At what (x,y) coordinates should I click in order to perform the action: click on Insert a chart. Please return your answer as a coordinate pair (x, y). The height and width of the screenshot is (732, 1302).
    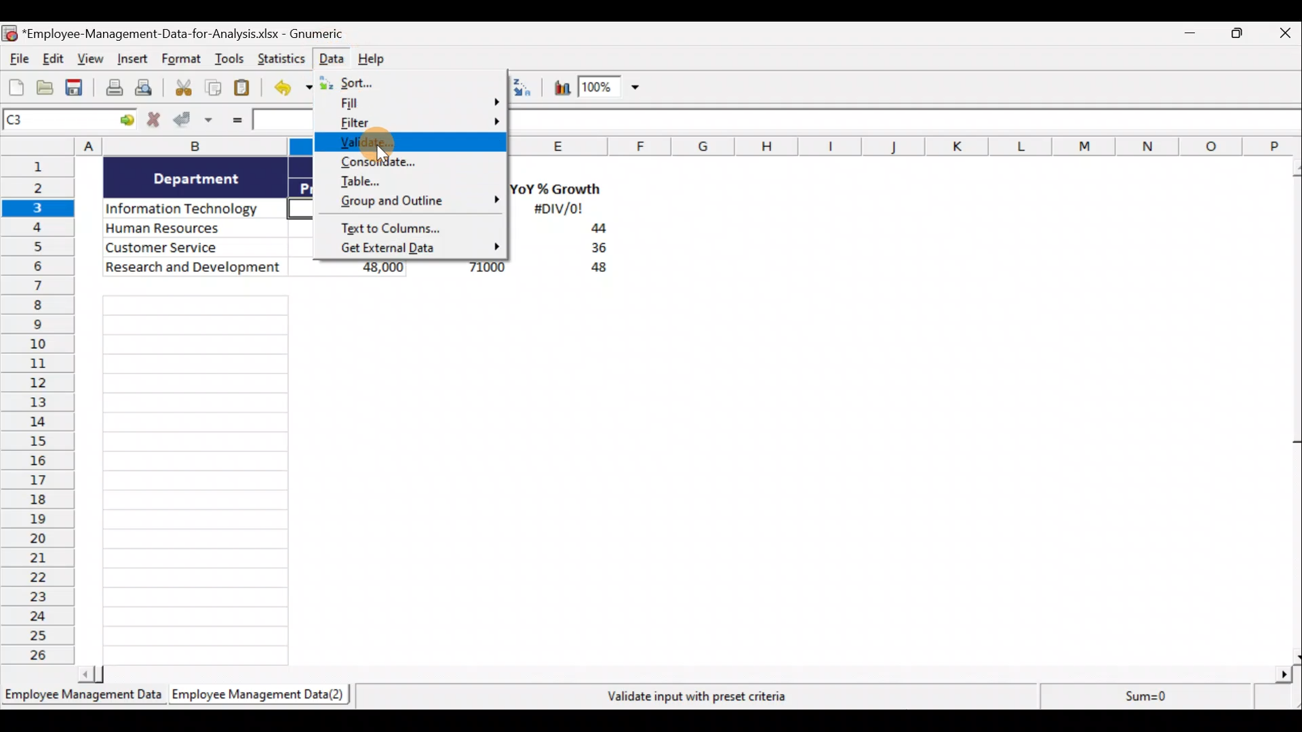
    Looking at the image, I should click on (556, 87).